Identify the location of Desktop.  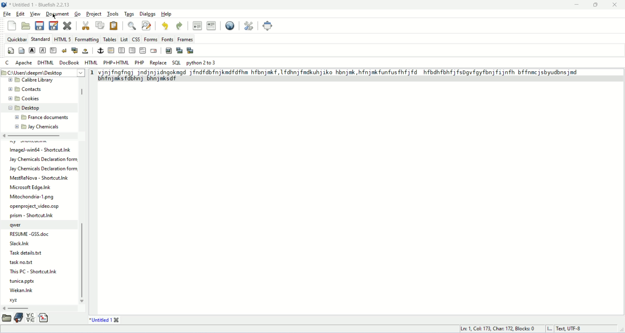
(34, 108).